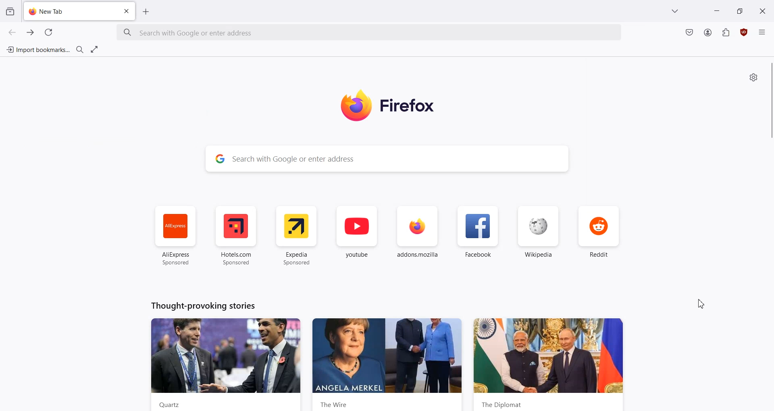 This screenshot has height=411, width=774. What do you see at coordinates (80, 50) in the screenshot?
I see `Find` at bounding box center [80, 50].